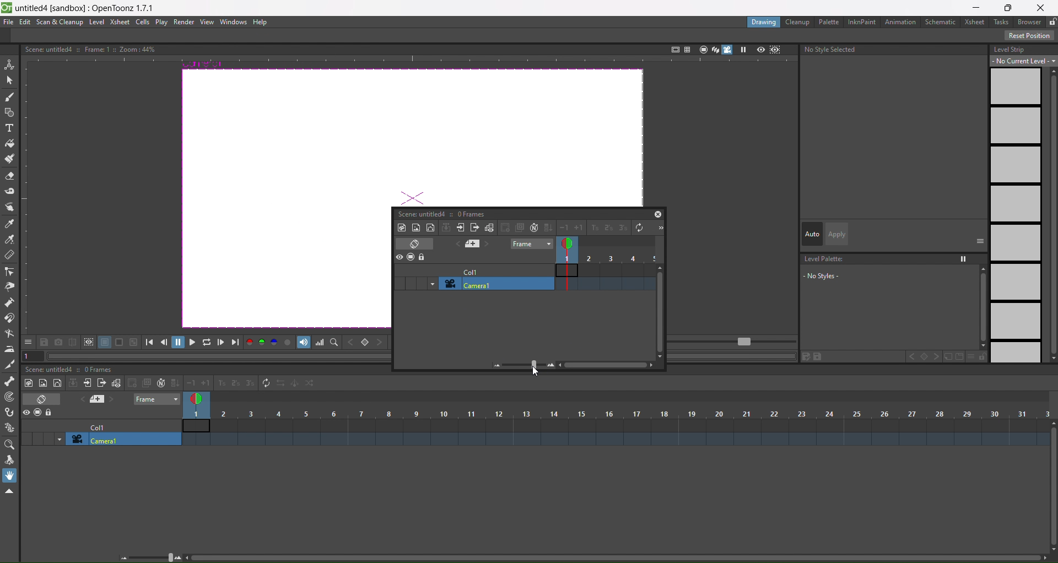  Describe the element at coordinates (836, 234) in the screenshot. I see `apply` at that location.